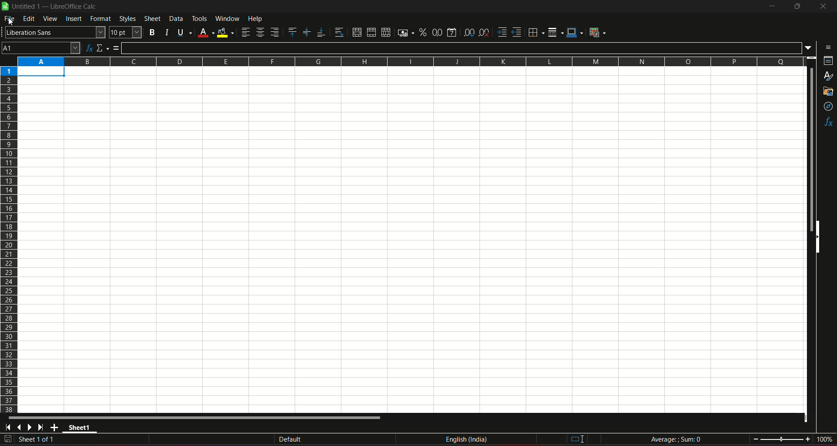  I want to click on border color, so click(575, 33).